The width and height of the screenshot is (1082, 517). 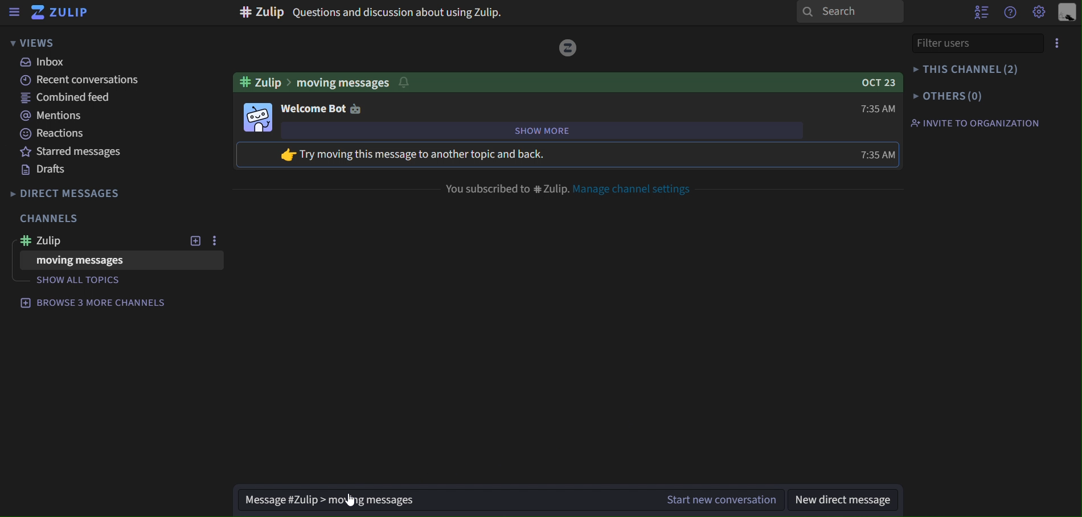 What do you see at coordinates (54, 134) in the screenshot?
I see `reactions` at bounding box center [54, 134].